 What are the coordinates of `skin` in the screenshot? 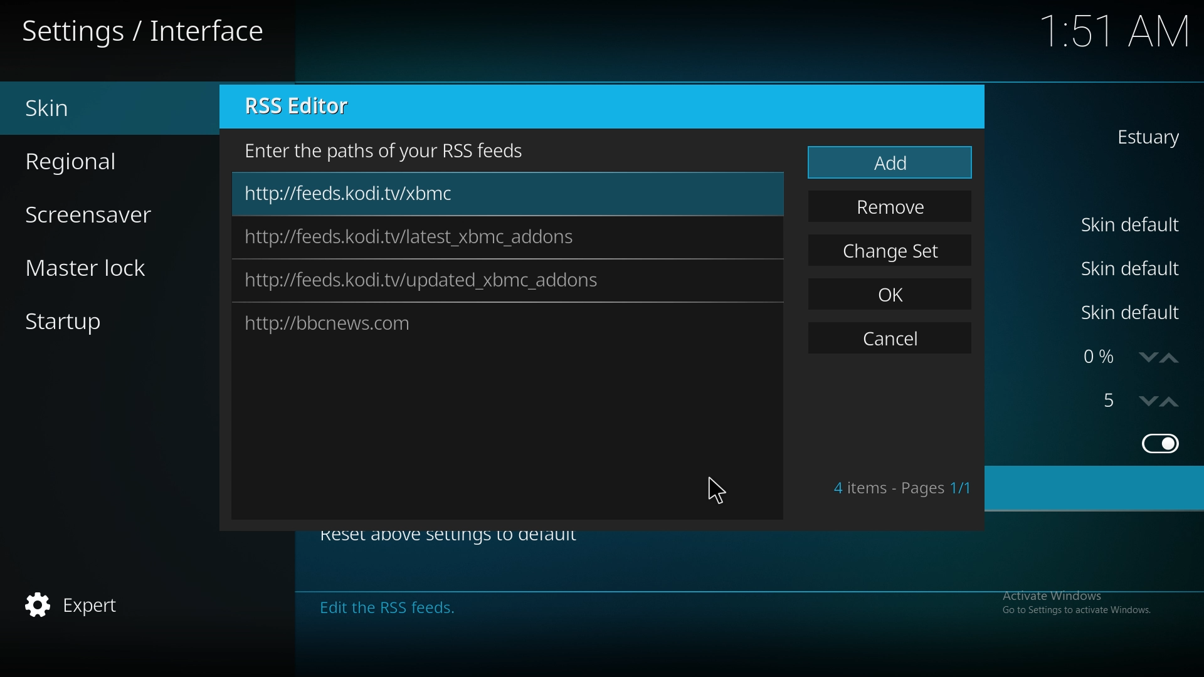 It's located at (1146, 137).